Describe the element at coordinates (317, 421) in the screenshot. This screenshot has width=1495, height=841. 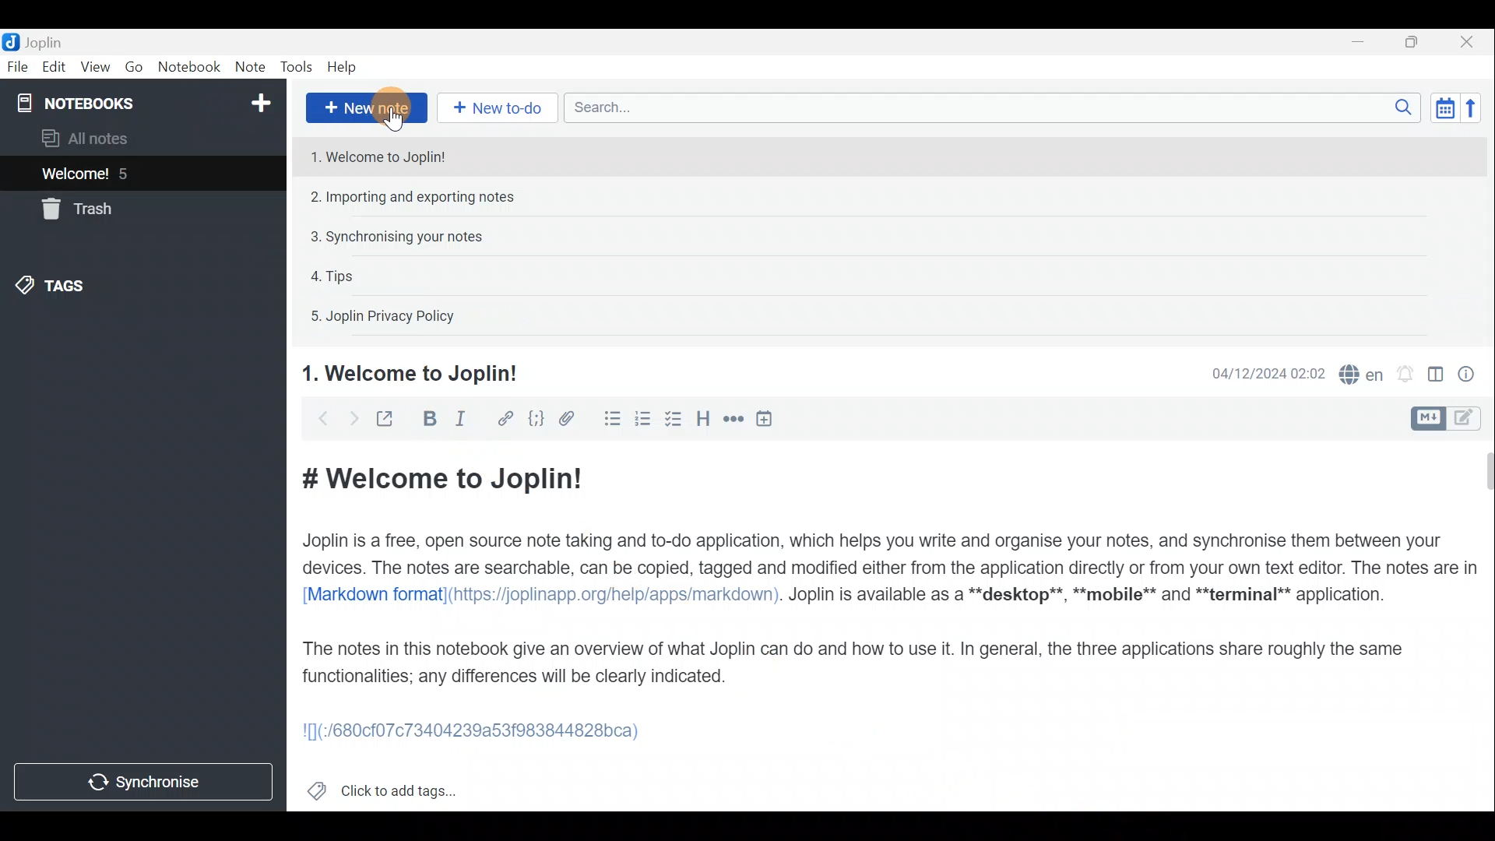
I see `Back` at that location.